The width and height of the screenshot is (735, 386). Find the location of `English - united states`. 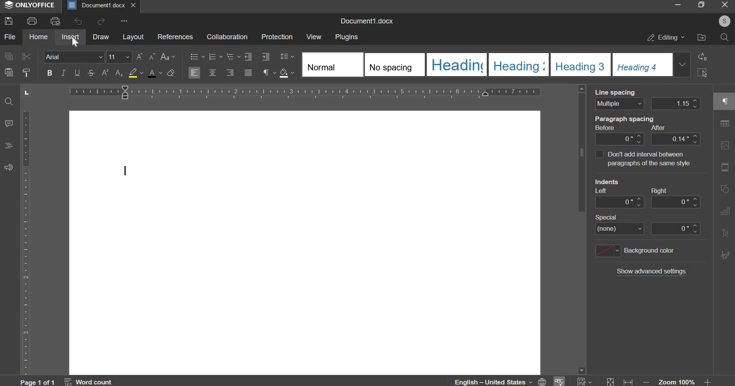

English - united states is located at coordinates (500, 382).